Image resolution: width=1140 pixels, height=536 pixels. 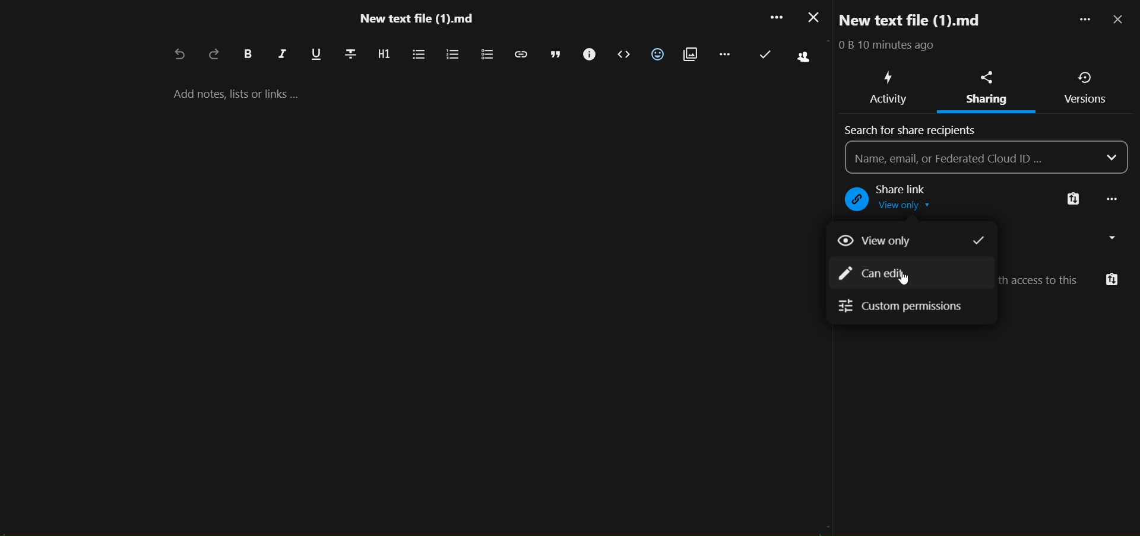 What do you see at coordinates (904, 279) in the screenshot?
I see `cursor` at bounding box center [904, 279].